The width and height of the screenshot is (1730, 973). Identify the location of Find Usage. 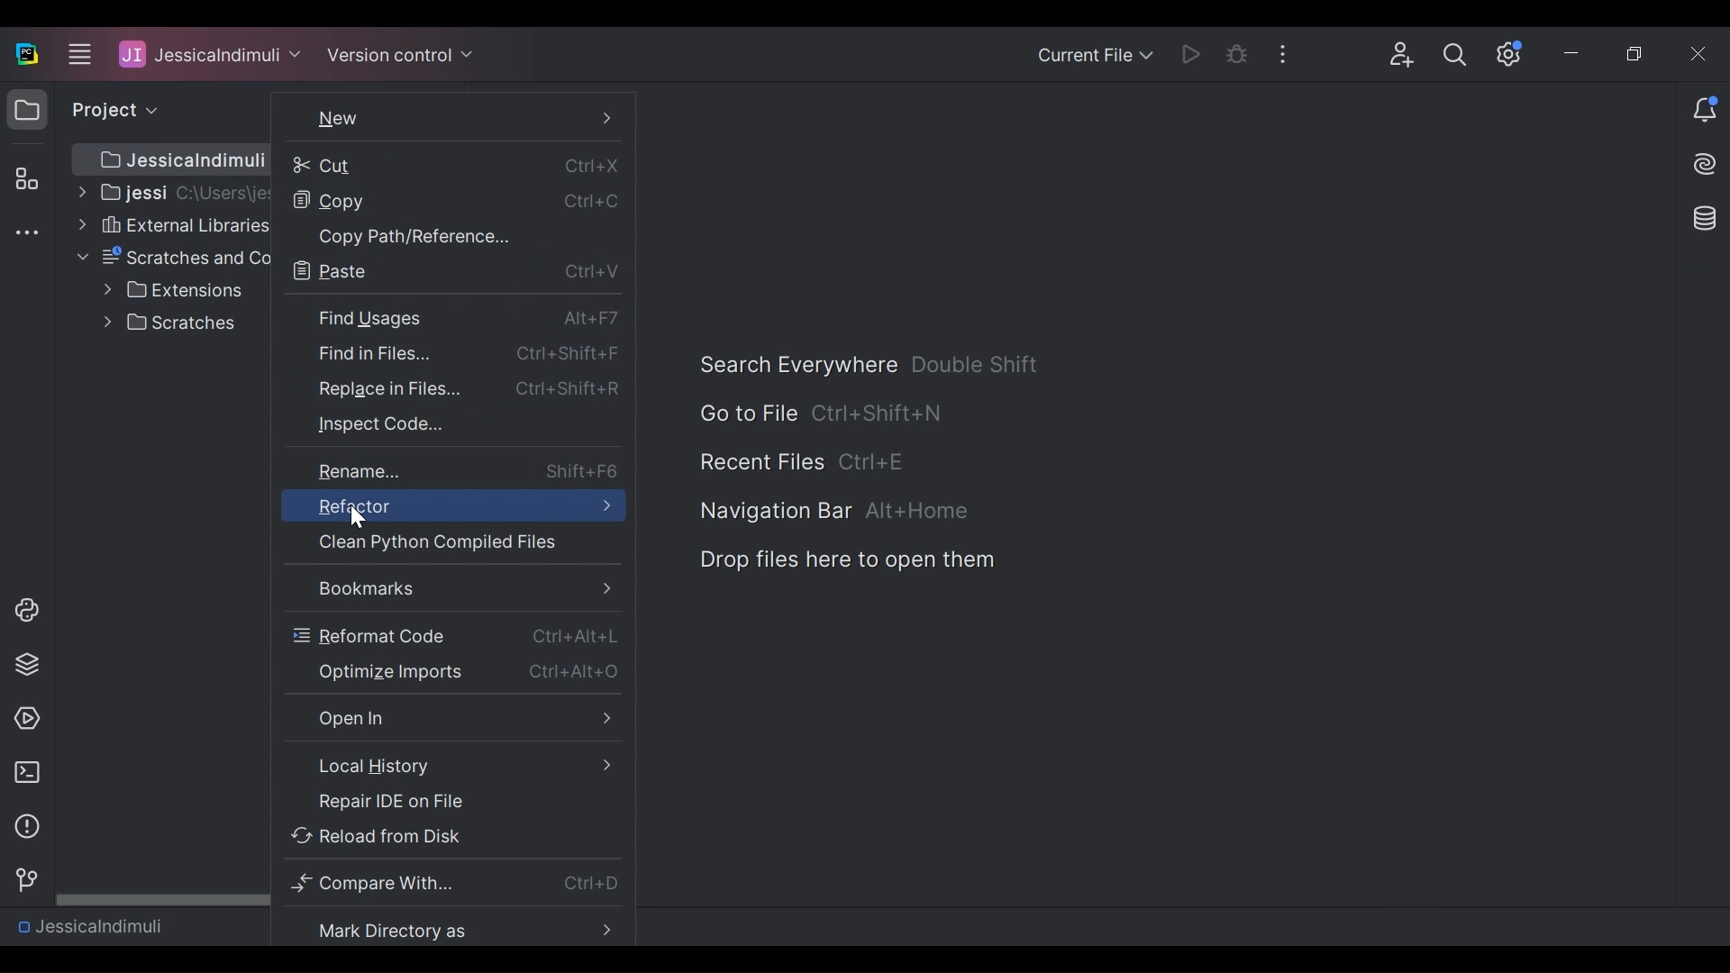
(451, 317).